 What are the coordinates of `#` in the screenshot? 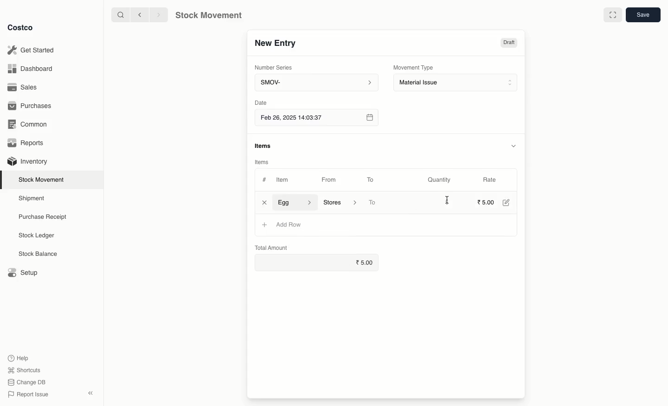 It's located at (264, 180).